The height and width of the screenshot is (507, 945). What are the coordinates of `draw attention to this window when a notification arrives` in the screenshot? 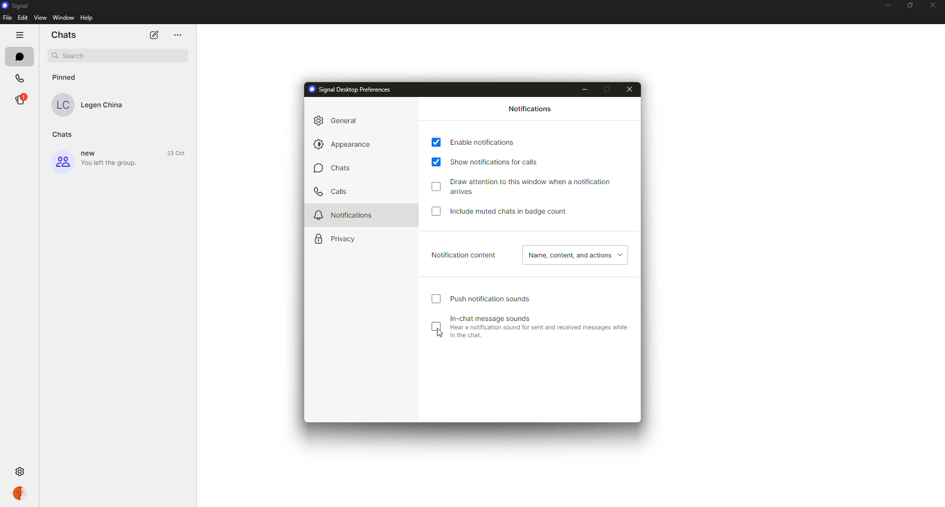 It's located at (533, 186).